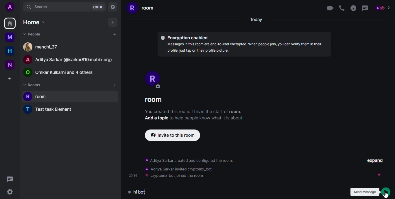  I want to click on voice call, so click(342, 8).